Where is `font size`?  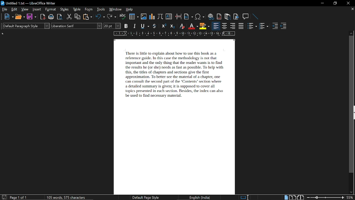
font size is located at coordinates (112, 26).